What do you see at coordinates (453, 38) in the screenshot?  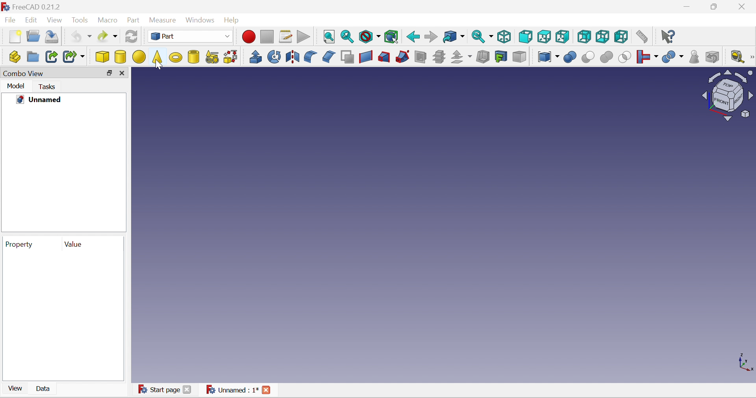 I see `Go to linked object` at bounding box center [453, 38].